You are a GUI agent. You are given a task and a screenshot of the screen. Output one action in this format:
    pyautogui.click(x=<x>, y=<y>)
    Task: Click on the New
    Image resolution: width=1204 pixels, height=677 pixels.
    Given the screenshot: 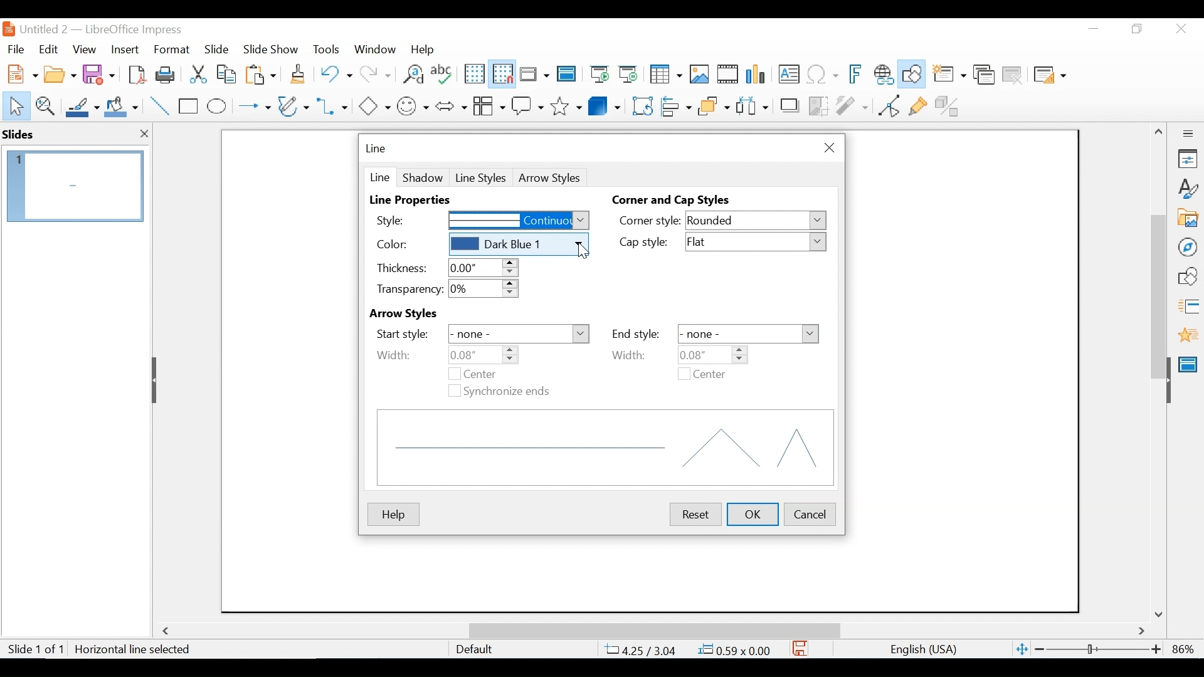 What is the action you would take?
    pyautogui.click(x=20, y=73)
    